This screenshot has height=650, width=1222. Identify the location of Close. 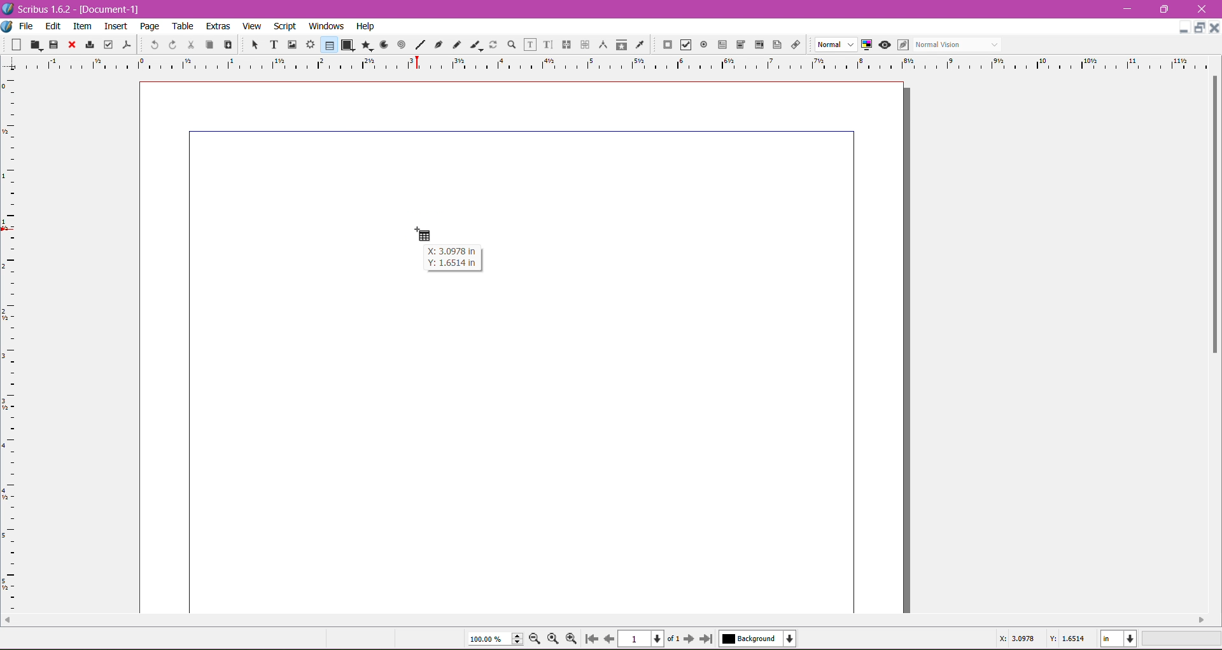
(1214, 27).